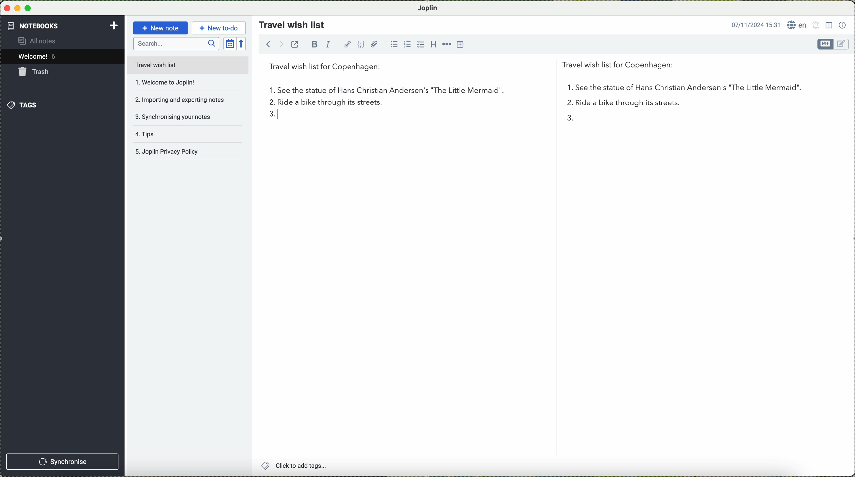 Image resolution: width=855 pixels, height=477 pixels. Describe the element at coordinates (63, 26) in the screenshot. I see `notebooks tab` at that location.